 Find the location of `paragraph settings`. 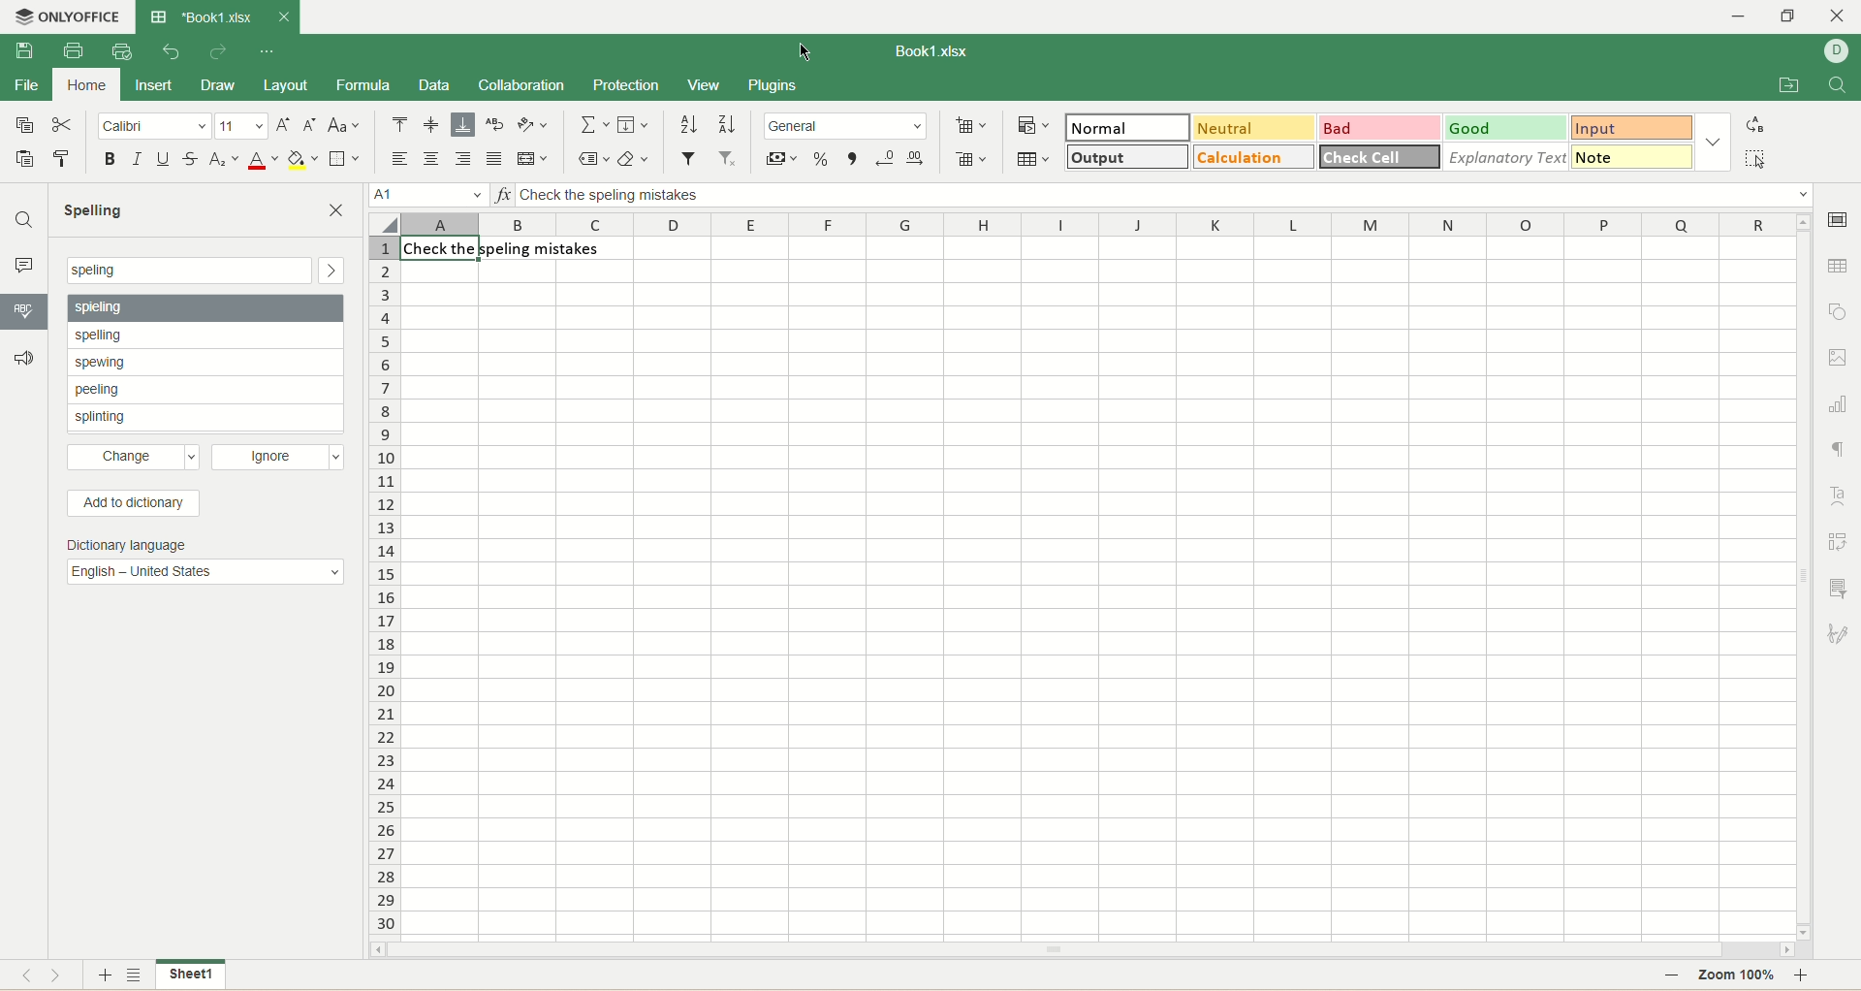

paragraph settings is located at coordinates (1843, 447).